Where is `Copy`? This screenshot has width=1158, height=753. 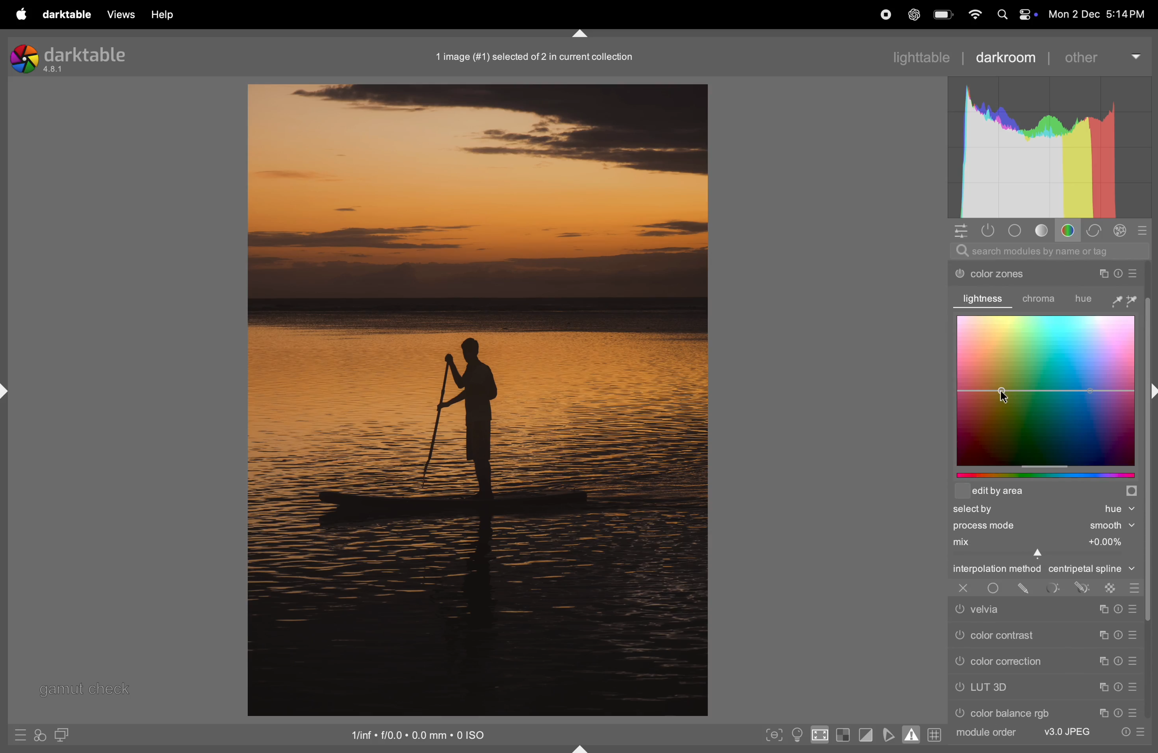 Copy is located at coordinates (1100, 273).